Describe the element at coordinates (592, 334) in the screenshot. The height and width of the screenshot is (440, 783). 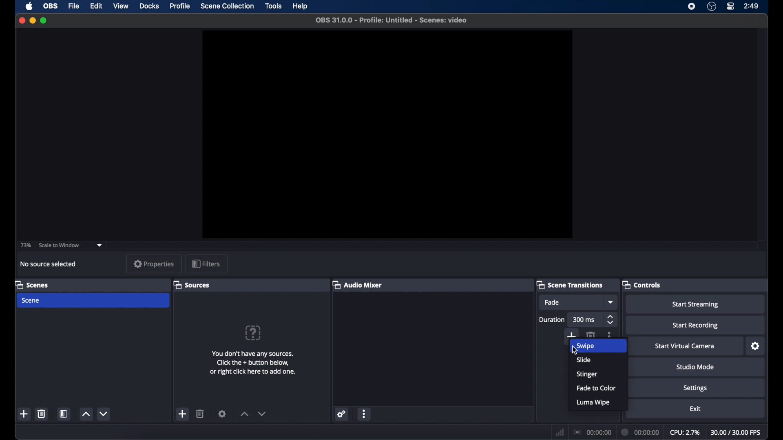
I see `delete` at that location.